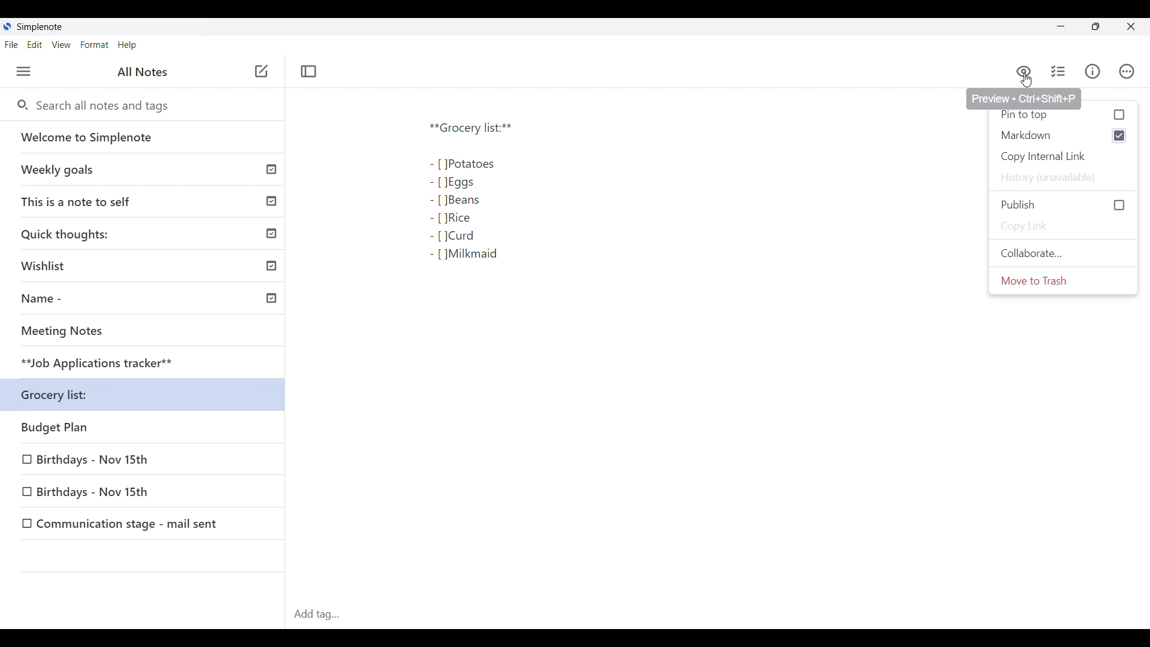 The height and width of the screenshot is (647, 1150). Describe the element at coordinates (1064, 157) in the screenshot. I see `Copy internal link` at that location.